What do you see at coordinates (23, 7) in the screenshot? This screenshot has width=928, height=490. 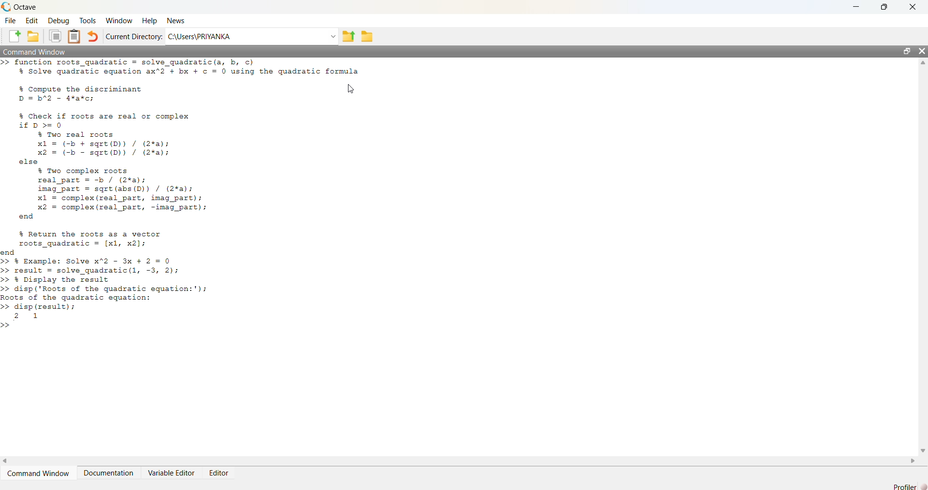 I see `Octave` at bounding box center [23, 7].